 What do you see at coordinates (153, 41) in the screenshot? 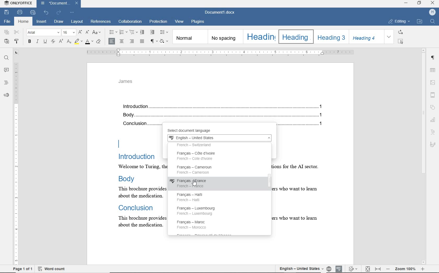
I see `nonprinting characters` at bounding box center [153, 41].